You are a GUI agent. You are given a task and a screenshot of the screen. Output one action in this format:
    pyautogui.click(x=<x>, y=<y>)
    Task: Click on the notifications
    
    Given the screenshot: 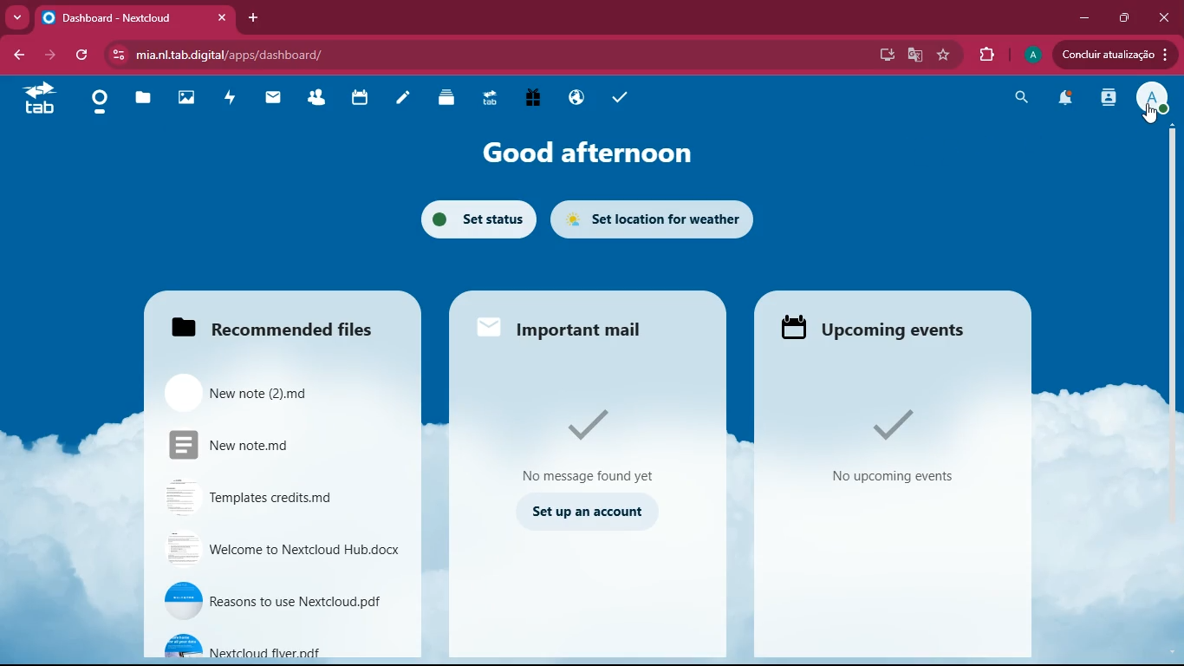 What is the action you would take?
    pyautogui.click(x=1067, y=99)
    